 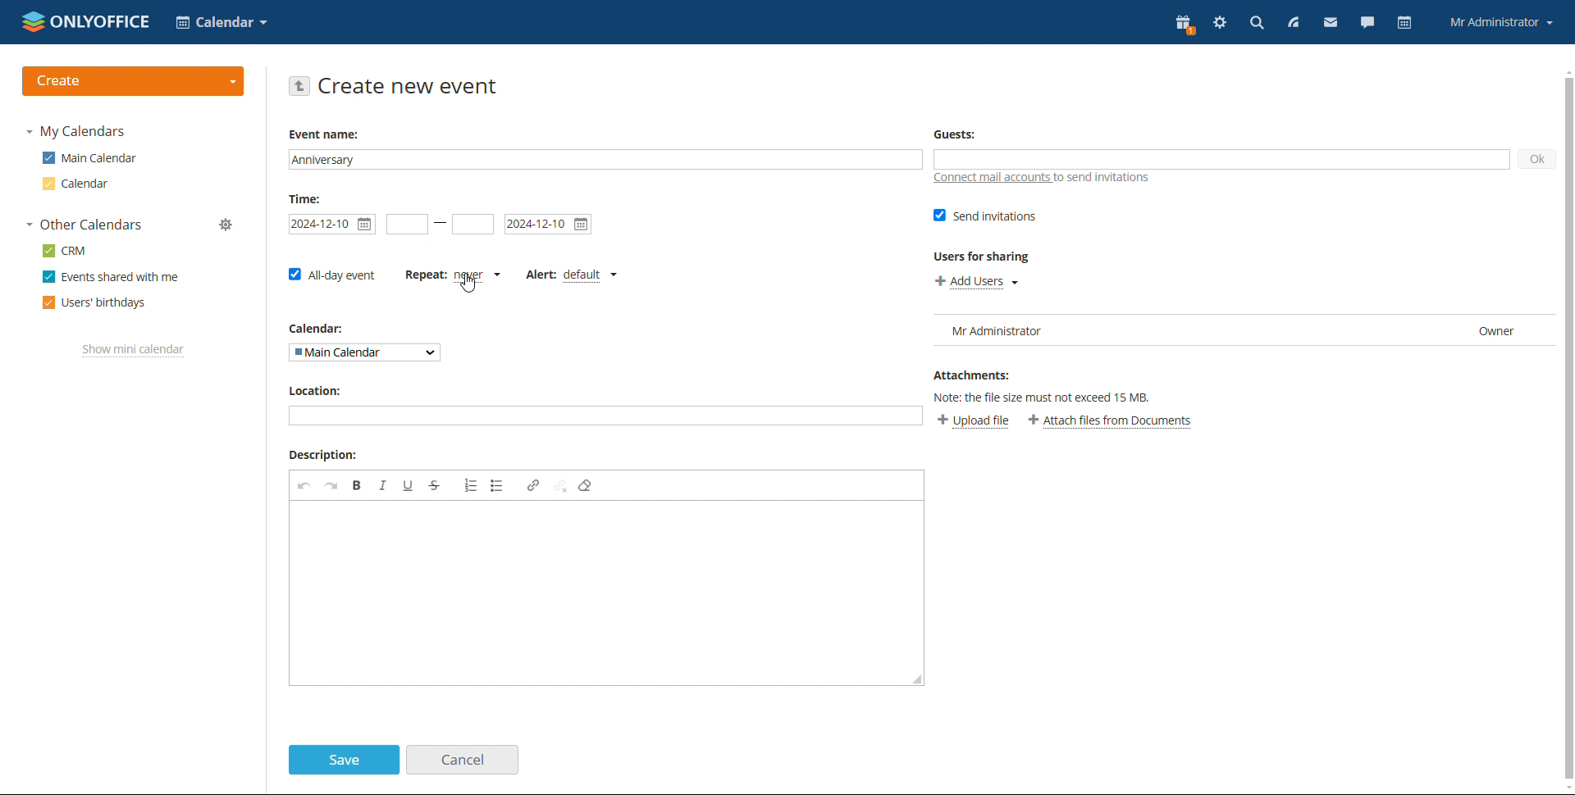 I want to click on Location:, so click(x=313, y=391).